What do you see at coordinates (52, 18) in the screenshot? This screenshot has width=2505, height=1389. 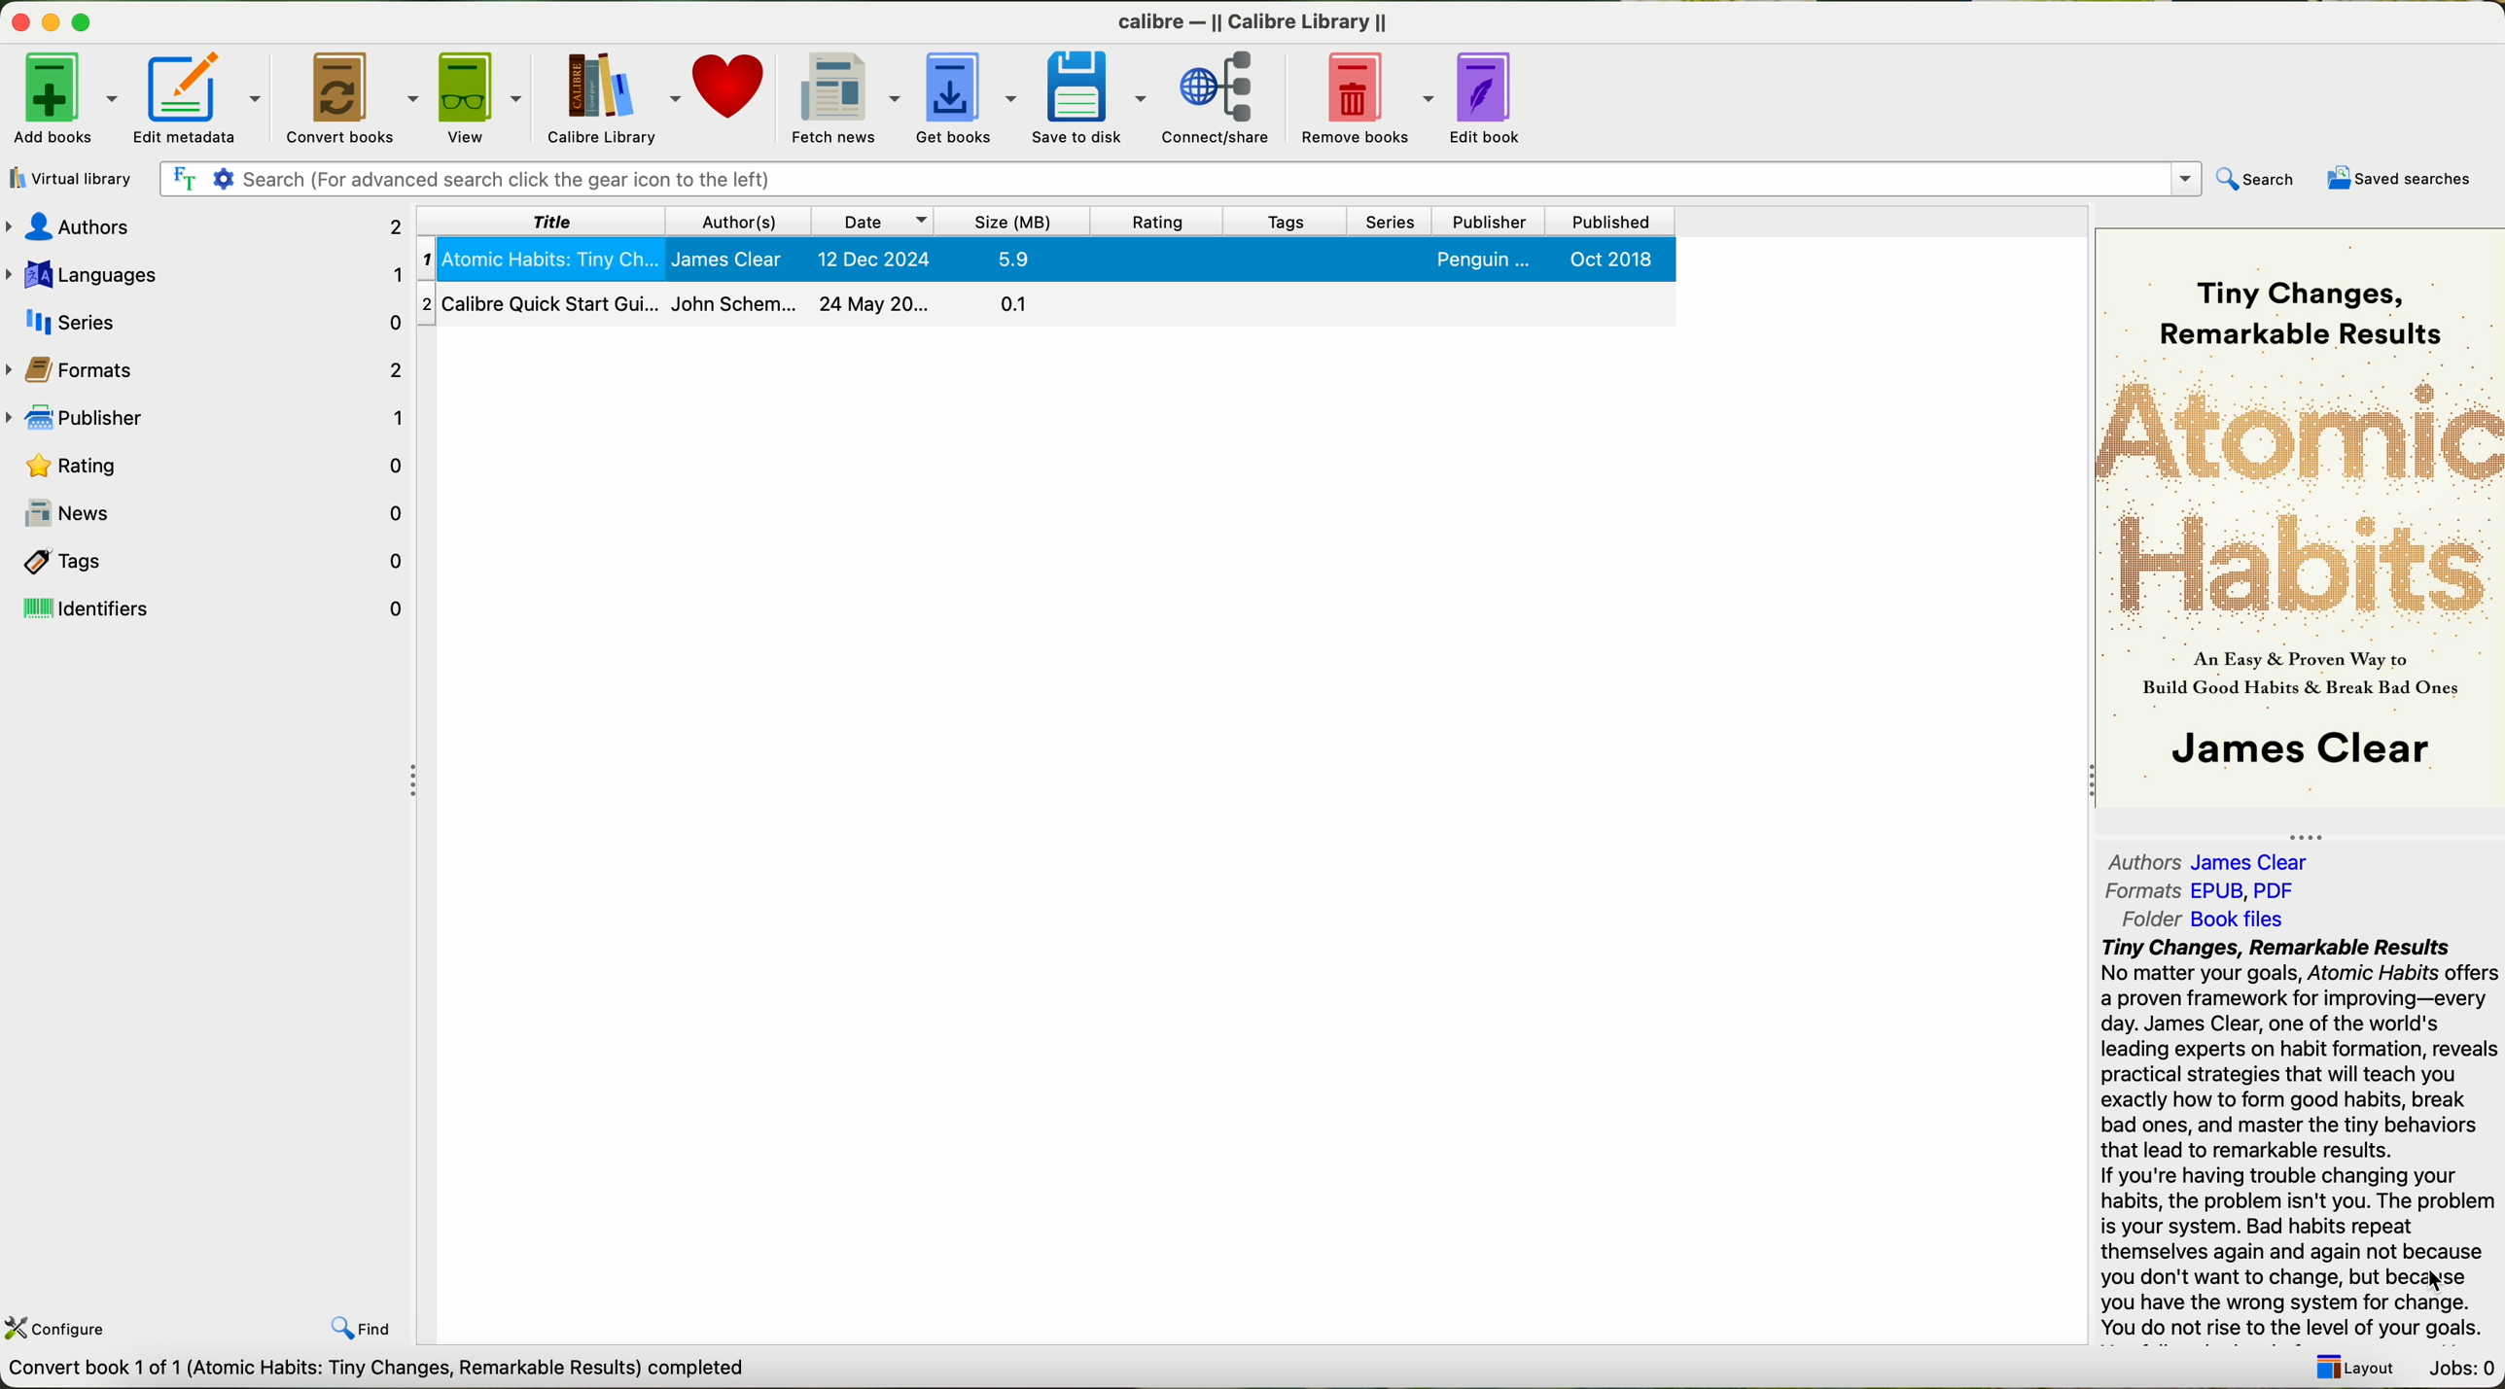 I see `minimize` at bounding box center [52, 18].